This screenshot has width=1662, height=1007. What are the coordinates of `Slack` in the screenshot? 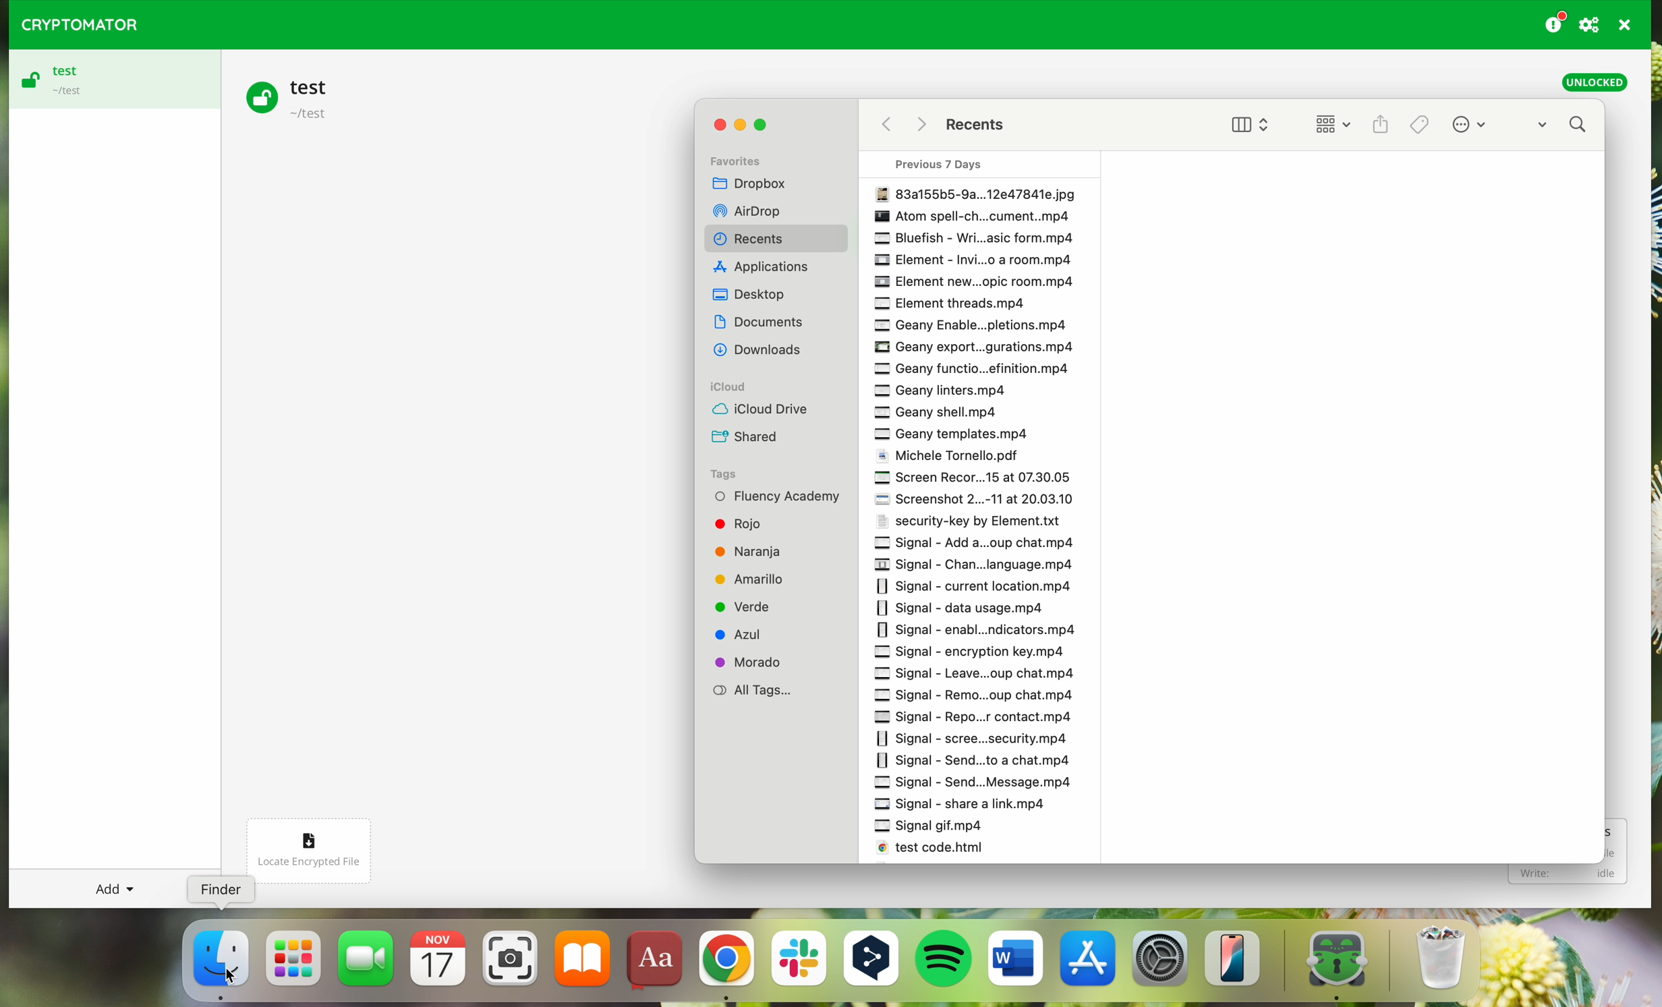 It's located at (798, 964).